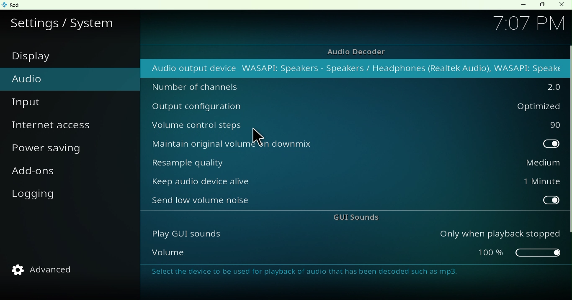 The image size is (572, 300). What do you see at coordinates (304, 201) in the screenshot?
I see `Send low volume noise` at bounding box center [304, 201].